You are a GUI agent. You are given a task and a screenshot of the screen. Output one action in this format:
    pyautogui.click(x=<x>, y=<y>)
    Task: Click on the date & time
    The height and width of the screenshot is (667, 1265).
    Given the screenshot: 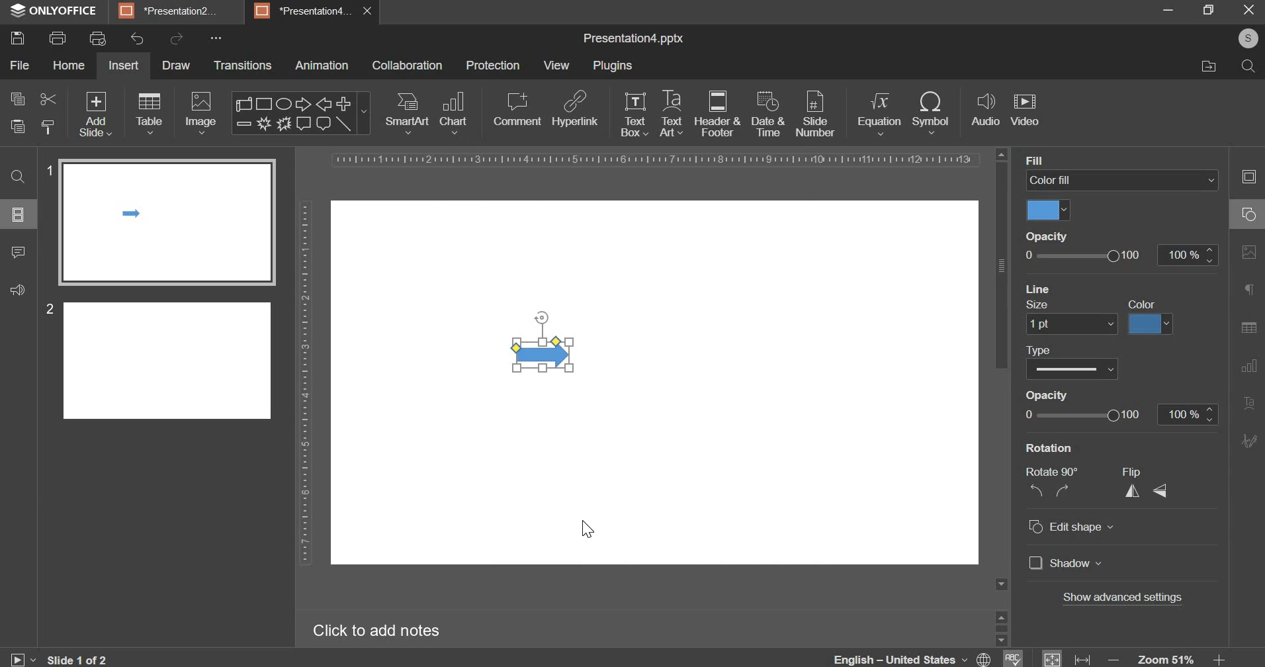 What is the action you would take?
    pyautogui.click(x=769, y=115)
    